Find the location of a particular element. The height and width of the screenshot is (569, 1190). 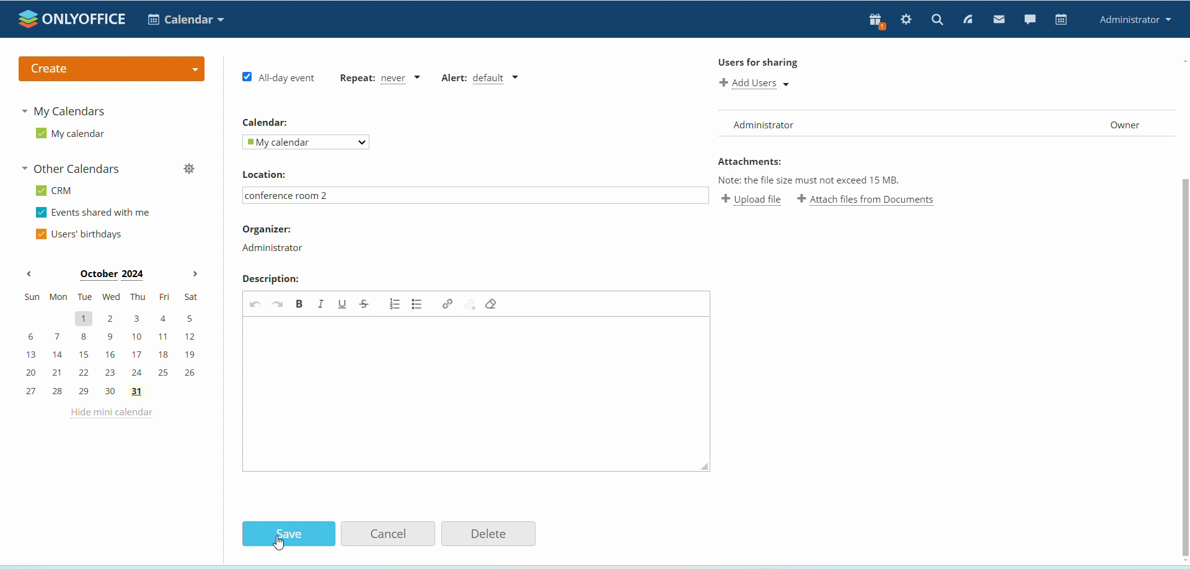

administrator is located at coordinates (1136, 20).